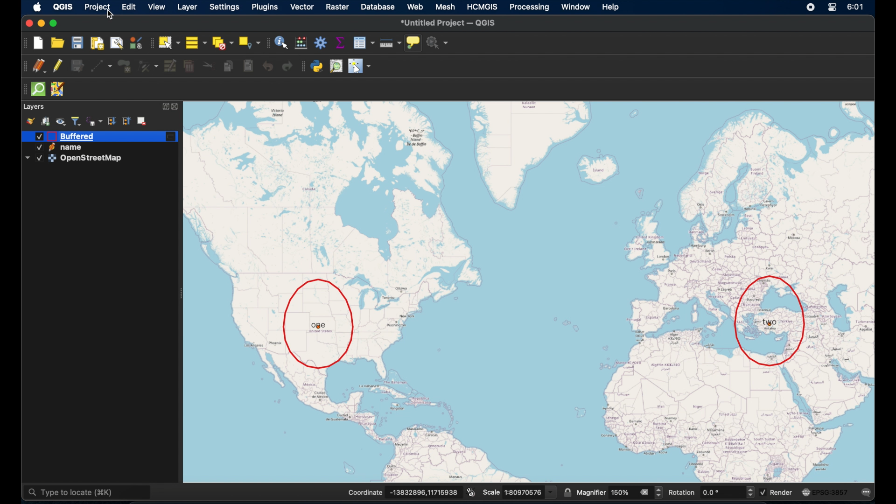 This screenshot has width=896, height=504. Describe the element at coordinates (112, 16) in the screenshot. I see `cursor` at that location.